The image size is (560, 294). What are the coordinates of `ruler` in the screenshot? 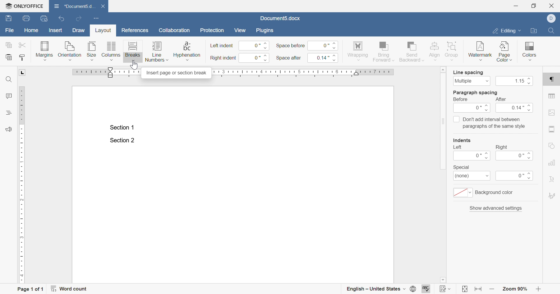 It's located at (22, 185).